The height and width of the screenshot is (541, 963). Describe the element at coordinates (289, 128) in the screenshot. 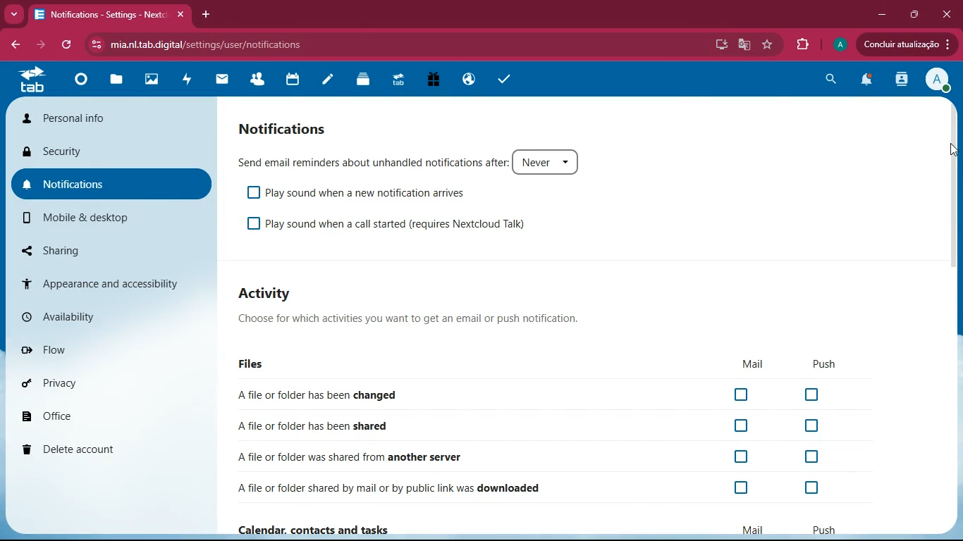

I see `notifications` at that location.